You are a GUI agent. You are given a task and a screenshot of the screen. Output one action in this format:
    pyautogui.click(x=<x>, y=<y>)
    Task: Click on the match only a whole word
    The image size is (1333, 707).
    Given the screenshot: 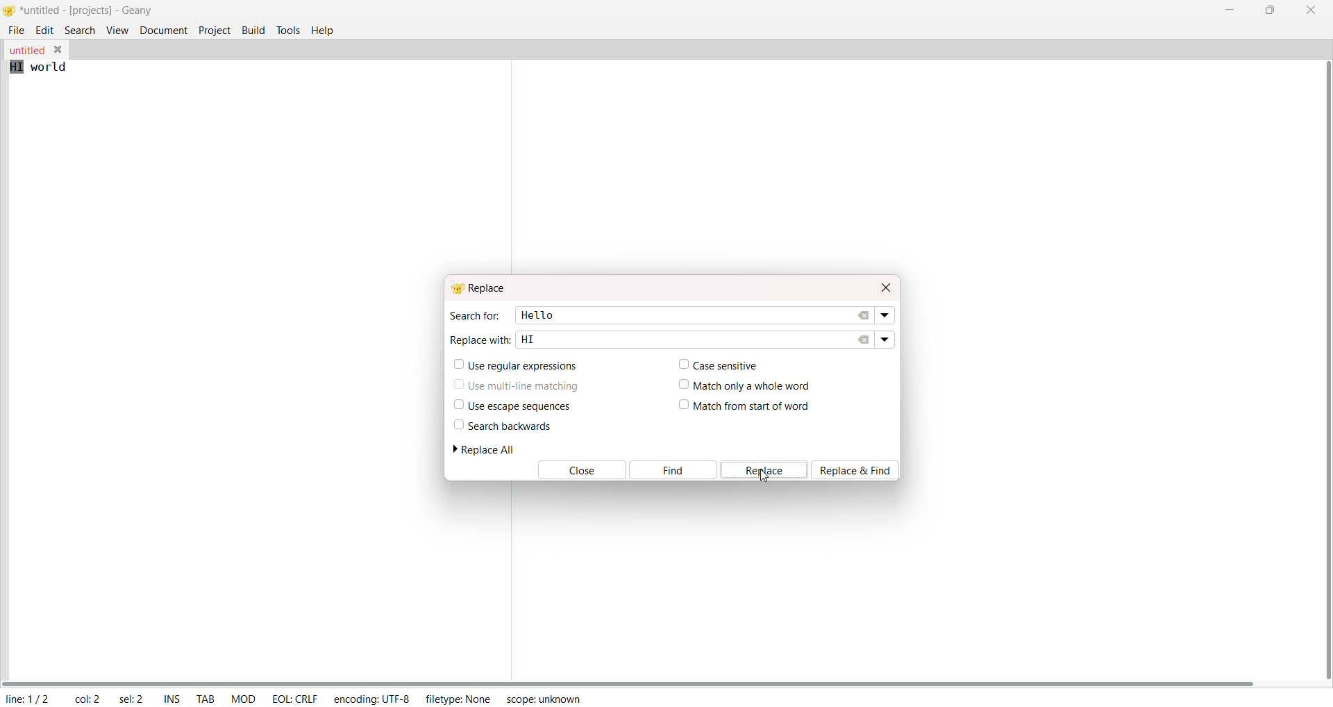 What is the action you would take?
    pyautogui.click(x=747, y=384)
    